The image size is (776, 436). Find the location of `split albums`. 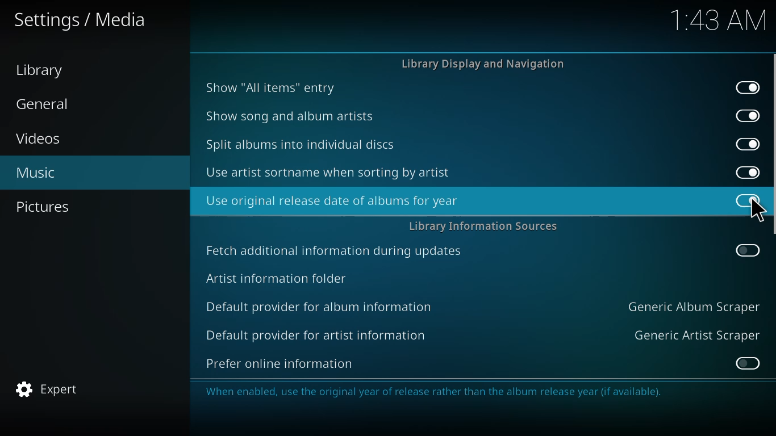

split albums is located at coordinates (301, 145).